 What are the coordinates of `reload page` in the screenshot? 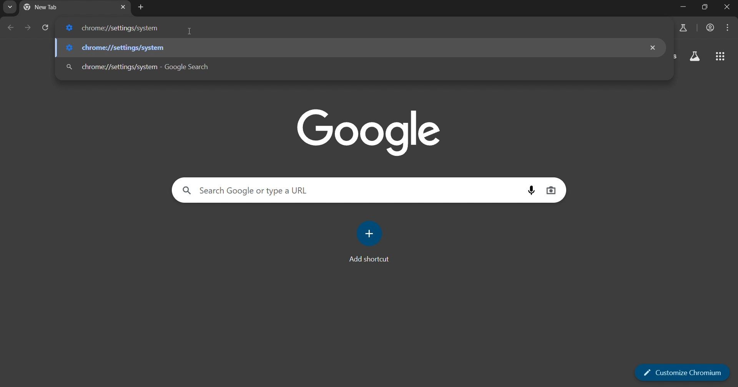 It's located at (45, 29).